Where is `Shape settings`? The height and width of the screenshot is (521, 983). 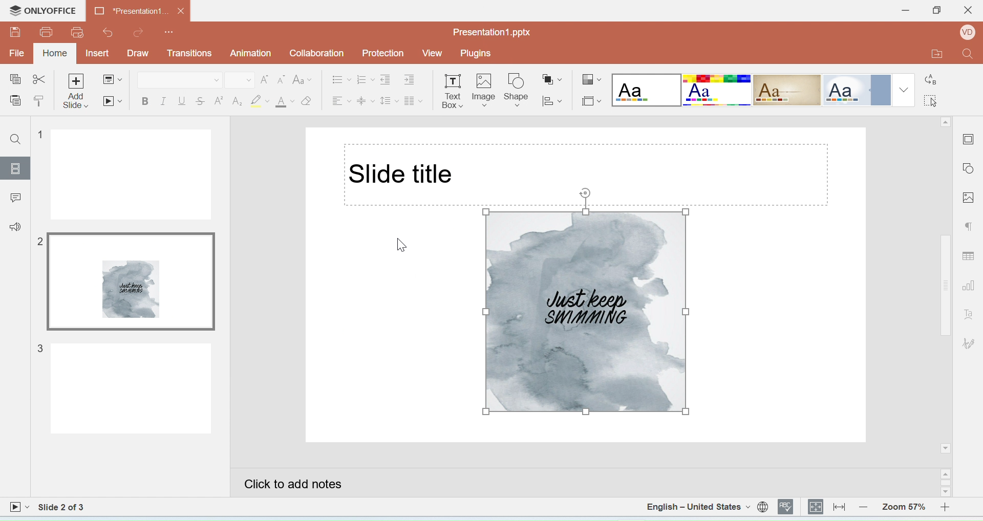 Shape settings is located at coordinates (971, 169).